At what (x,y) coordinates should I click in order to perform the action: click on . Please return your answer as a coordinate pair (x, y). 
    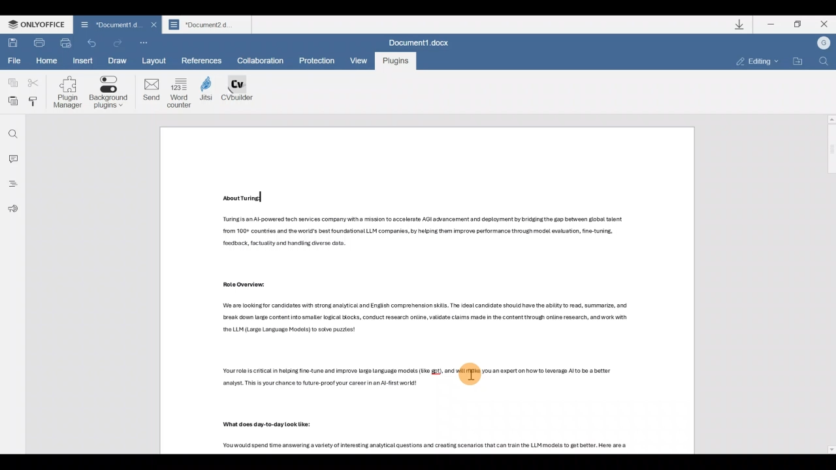
    Looking at the image, I should click on (425, 379).